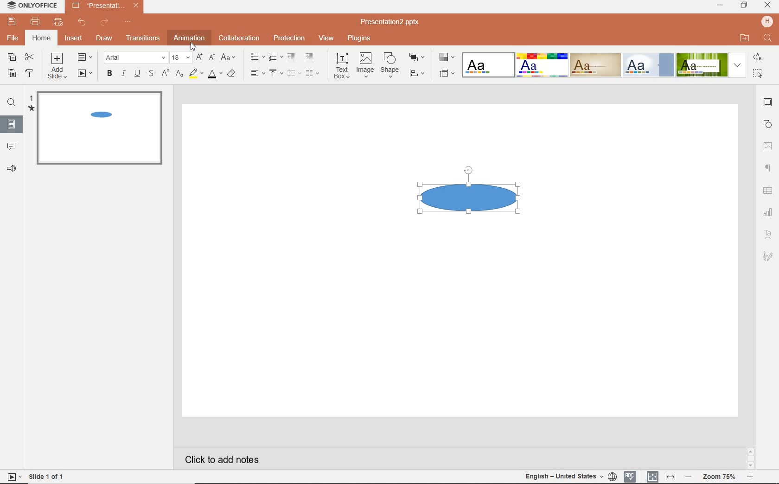  I want to click on shape with animation effect, so click(469, 196).